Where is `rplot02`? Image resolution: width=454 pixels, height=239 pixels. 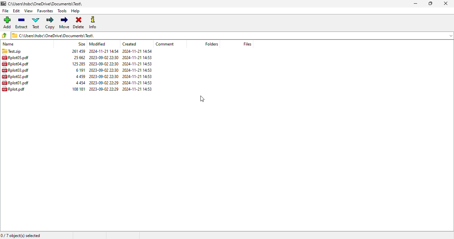 rplot02 is located at coordinates (15, 76).